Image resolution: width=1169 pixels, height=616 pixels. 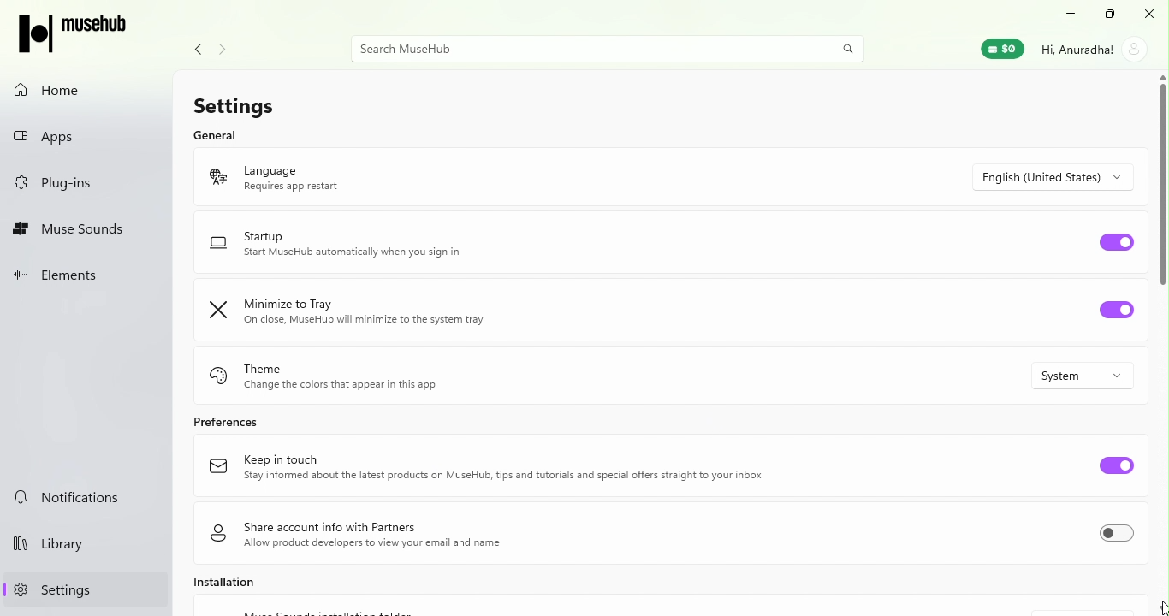 I want to click on Library, so click(x=87, y=545).